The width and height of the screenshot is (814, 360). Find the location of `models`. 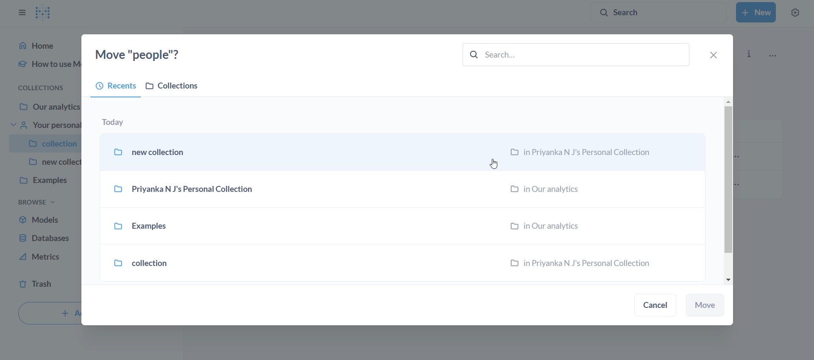

models is located at coordinates (40, 219).